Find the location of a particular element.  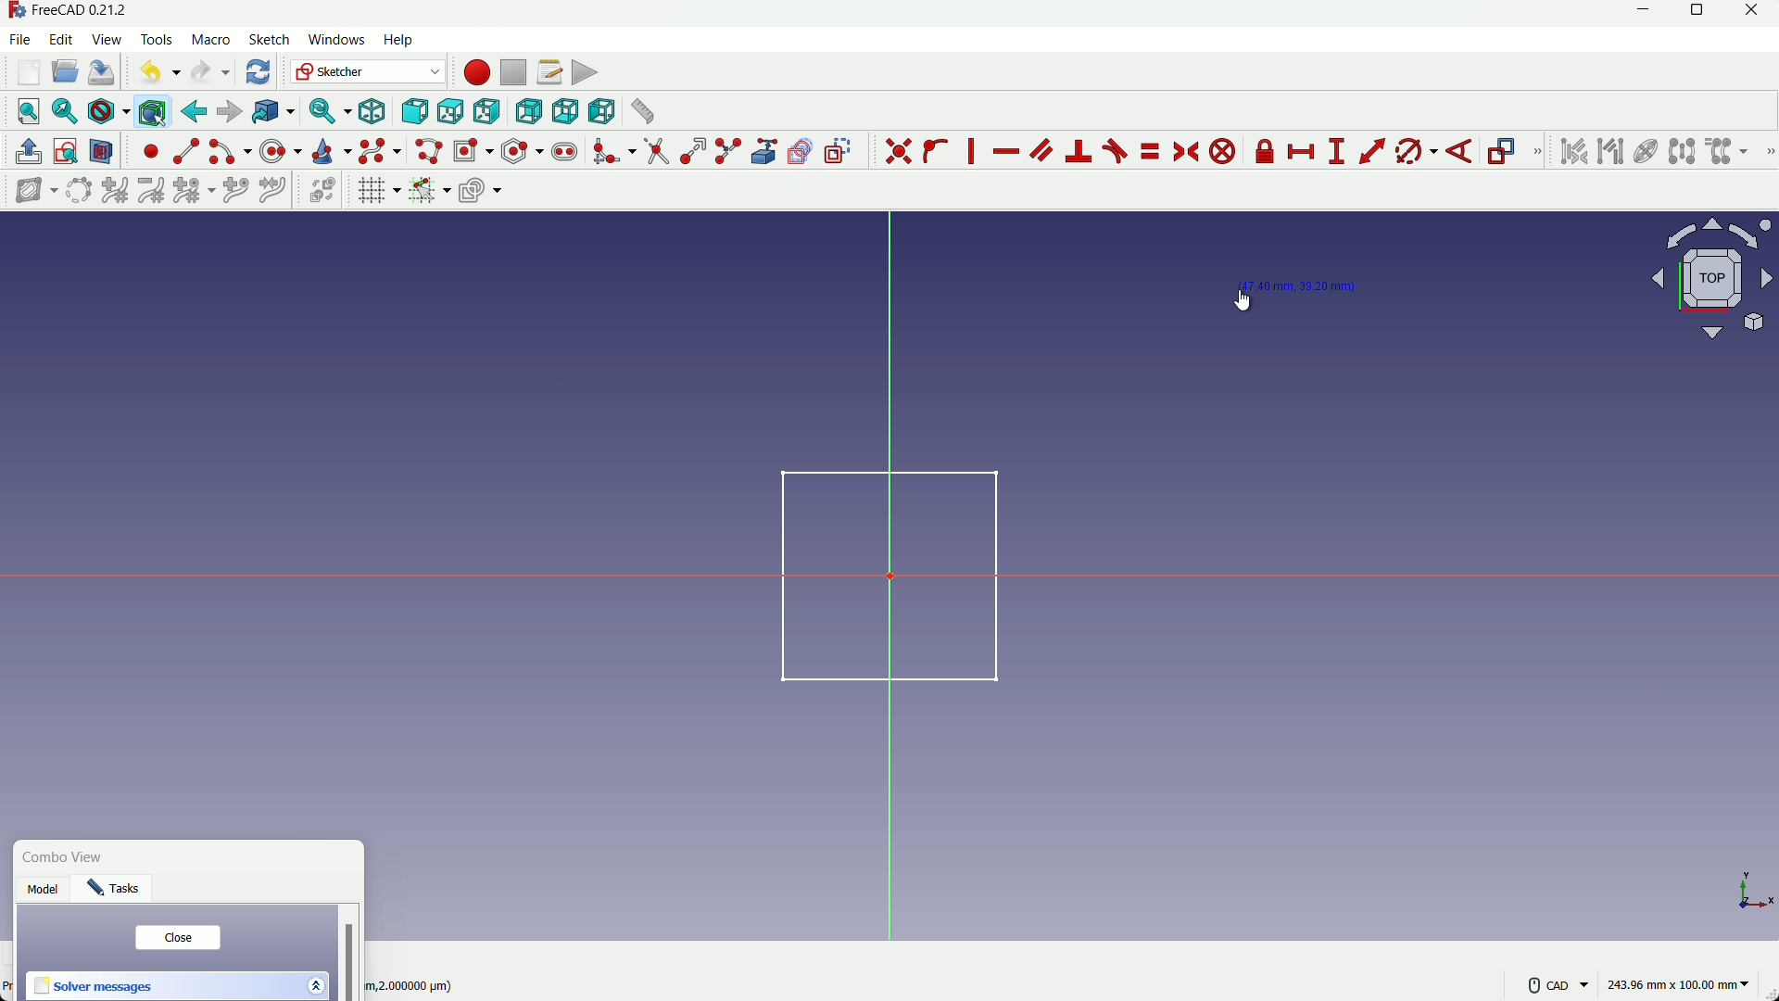

model is located at coordinates (45, 892).